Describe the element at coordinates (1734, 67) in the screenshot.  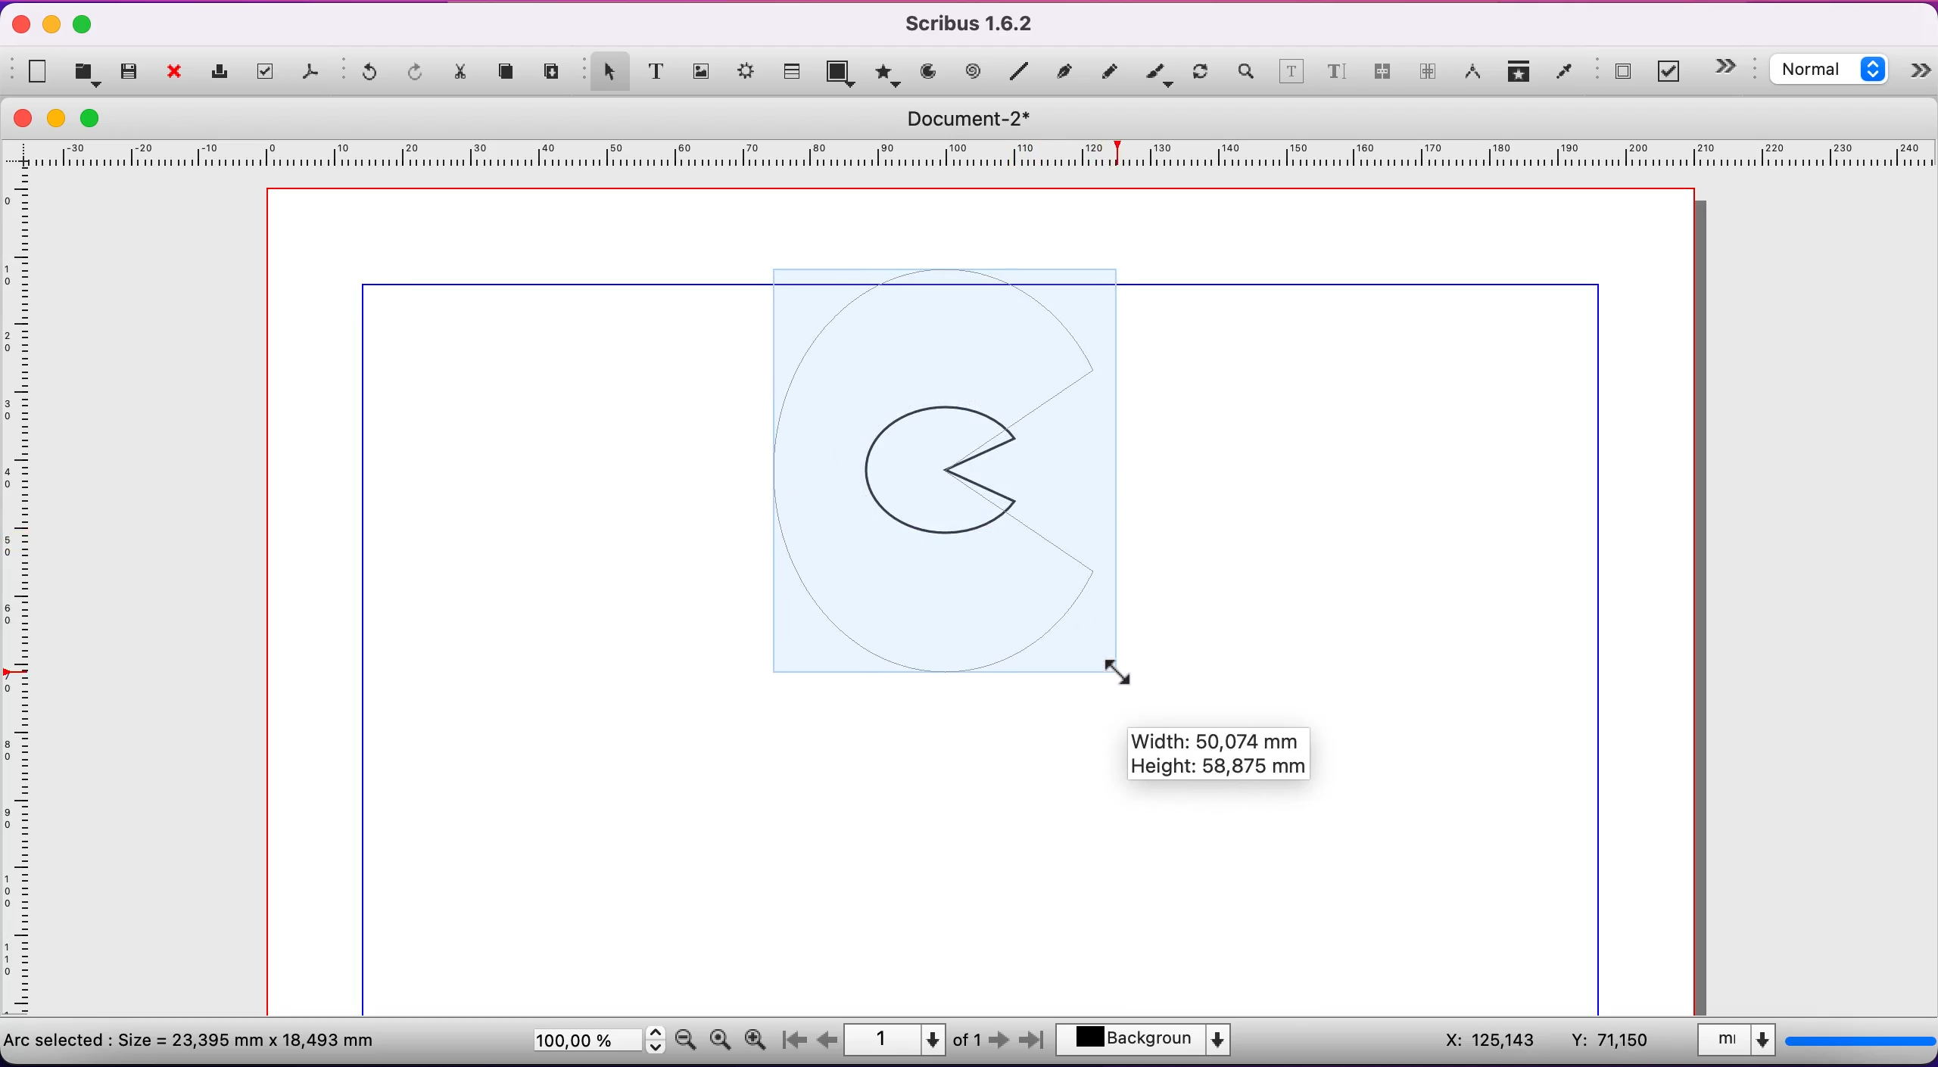
I see `hide/show panel` at that location.